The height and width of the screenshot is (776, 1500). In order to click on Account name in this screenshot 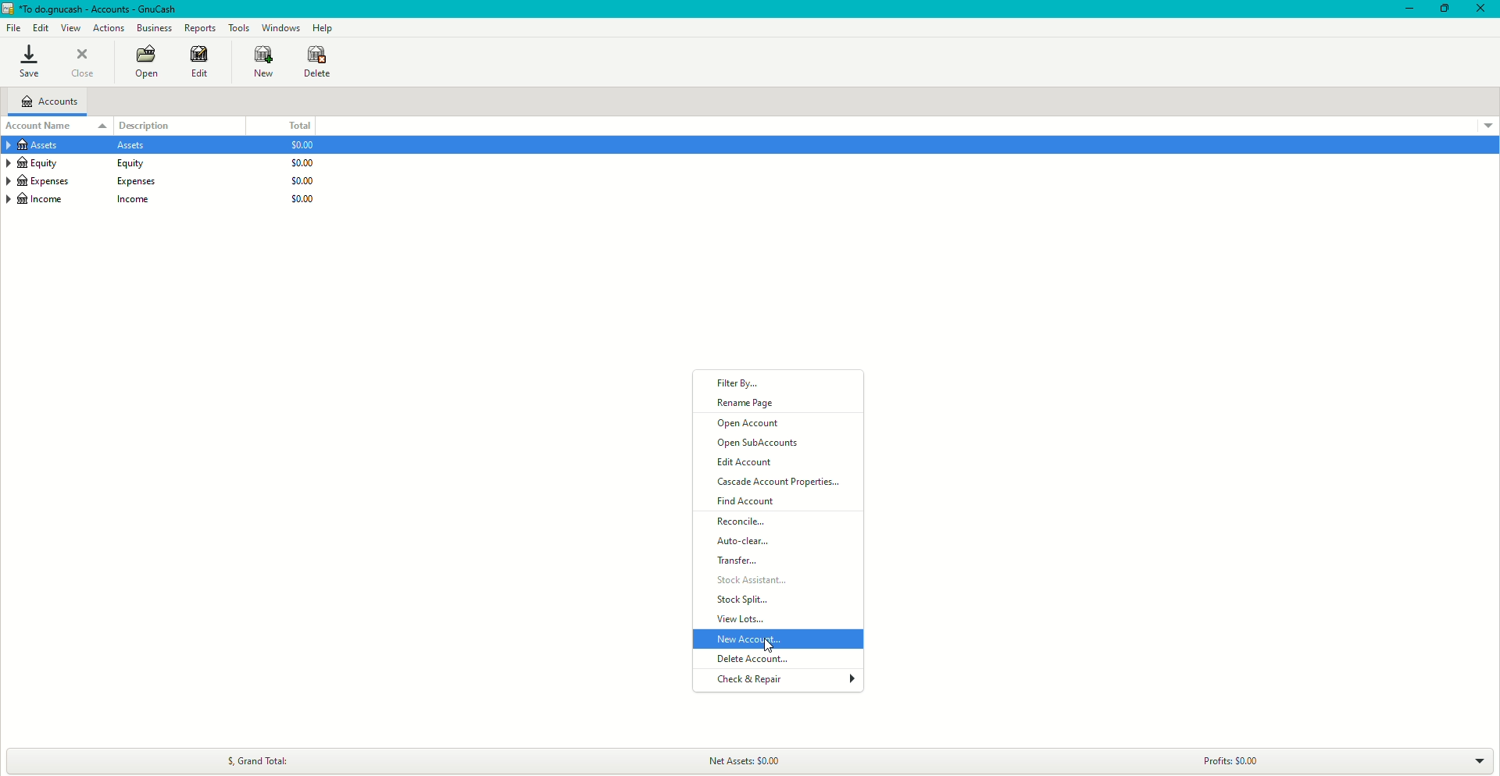, I will do `click(41, 126)`.